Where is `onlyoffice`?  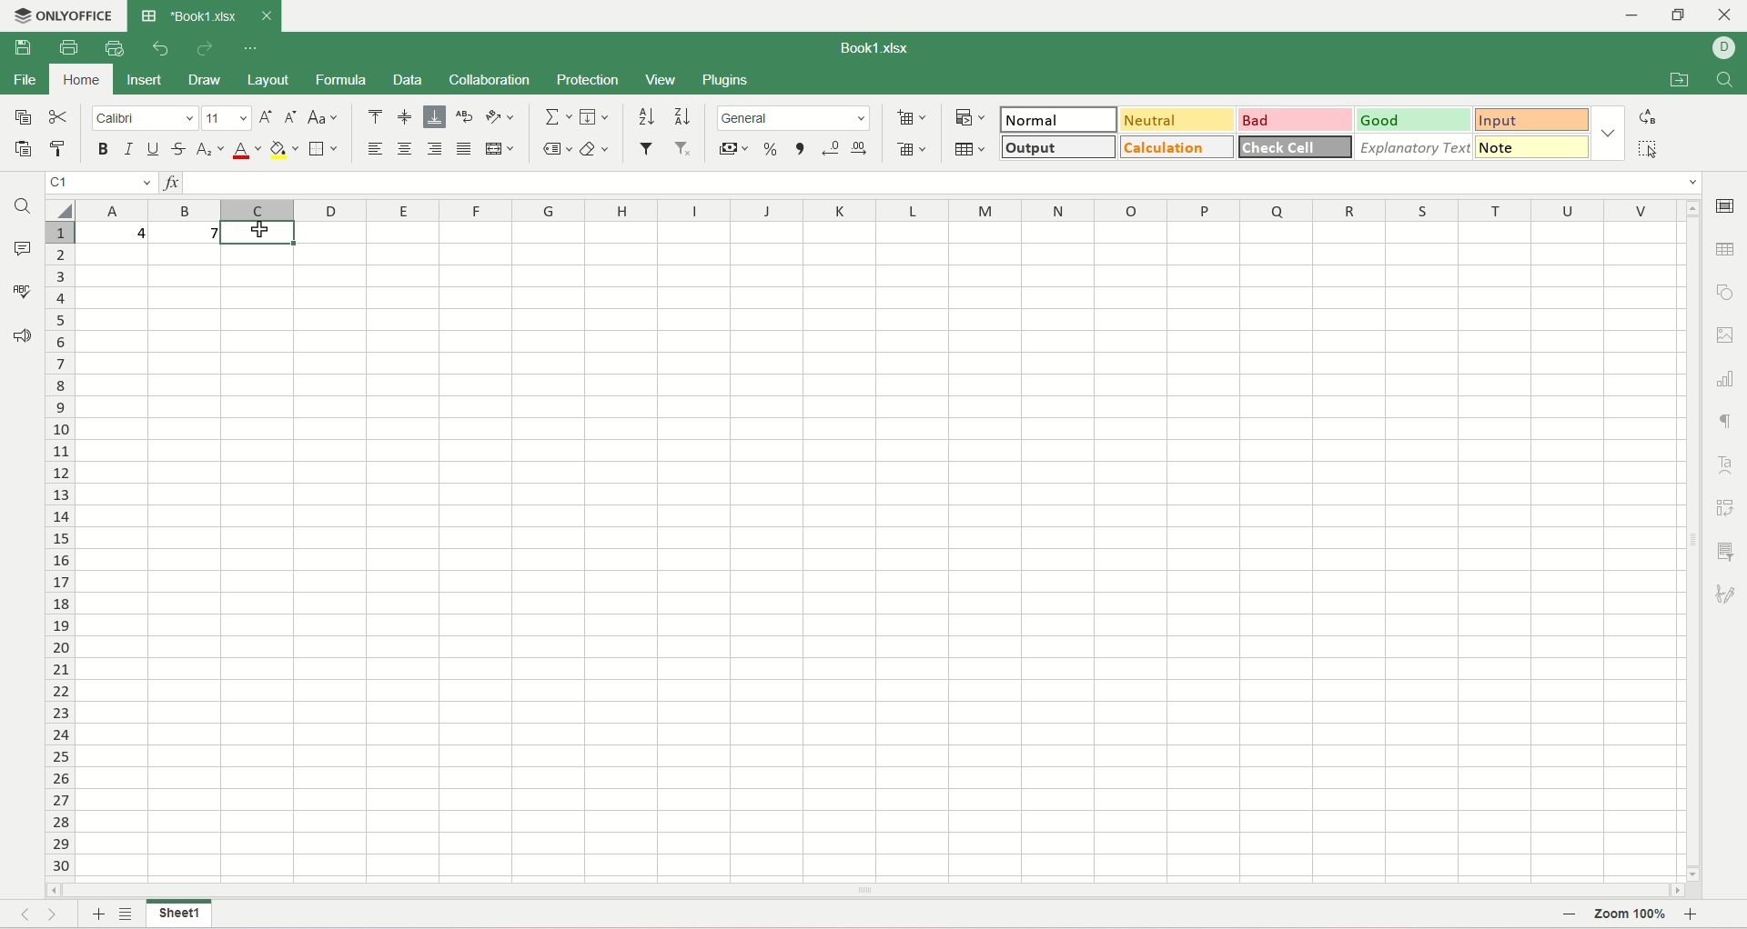
onlyoffice is located at coordinates (77, 13).